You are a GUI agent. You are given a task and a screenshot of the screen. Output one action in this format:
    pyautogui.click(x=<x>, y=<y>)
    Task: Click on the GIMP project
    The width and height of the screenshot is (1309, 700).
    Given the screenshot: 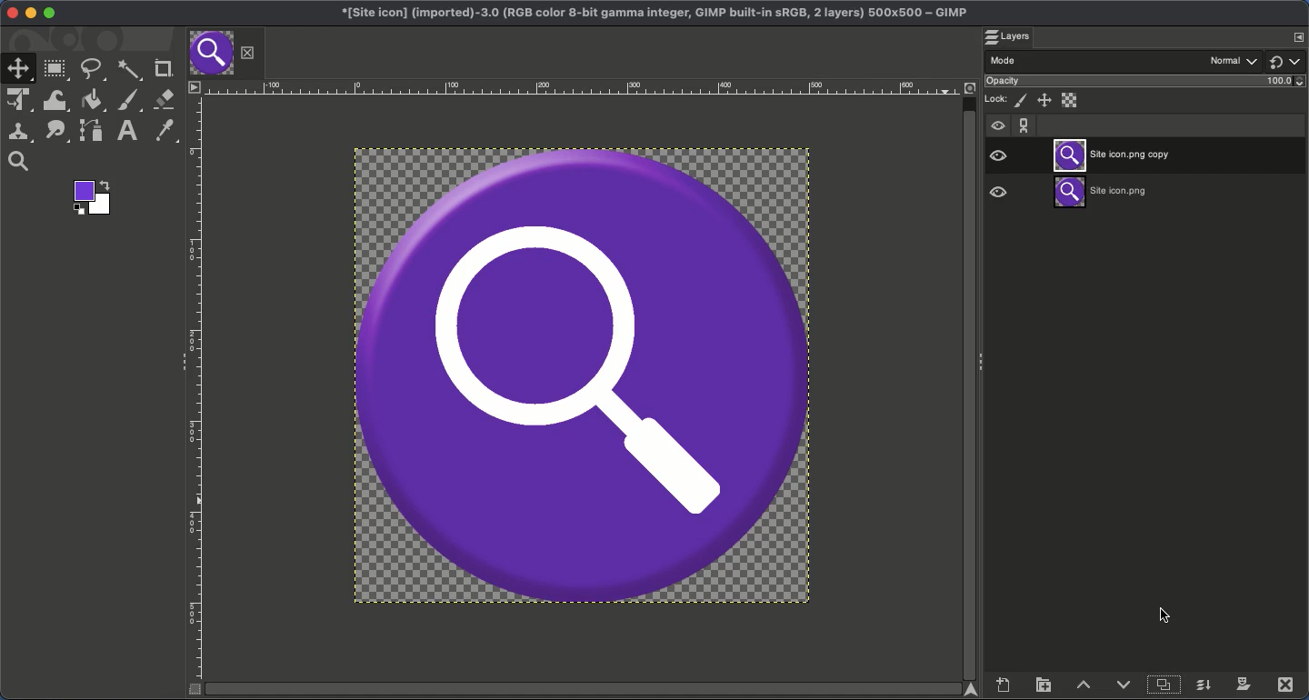 What is the action you would take?
    pyautogui.click(x=659, y=15)
    